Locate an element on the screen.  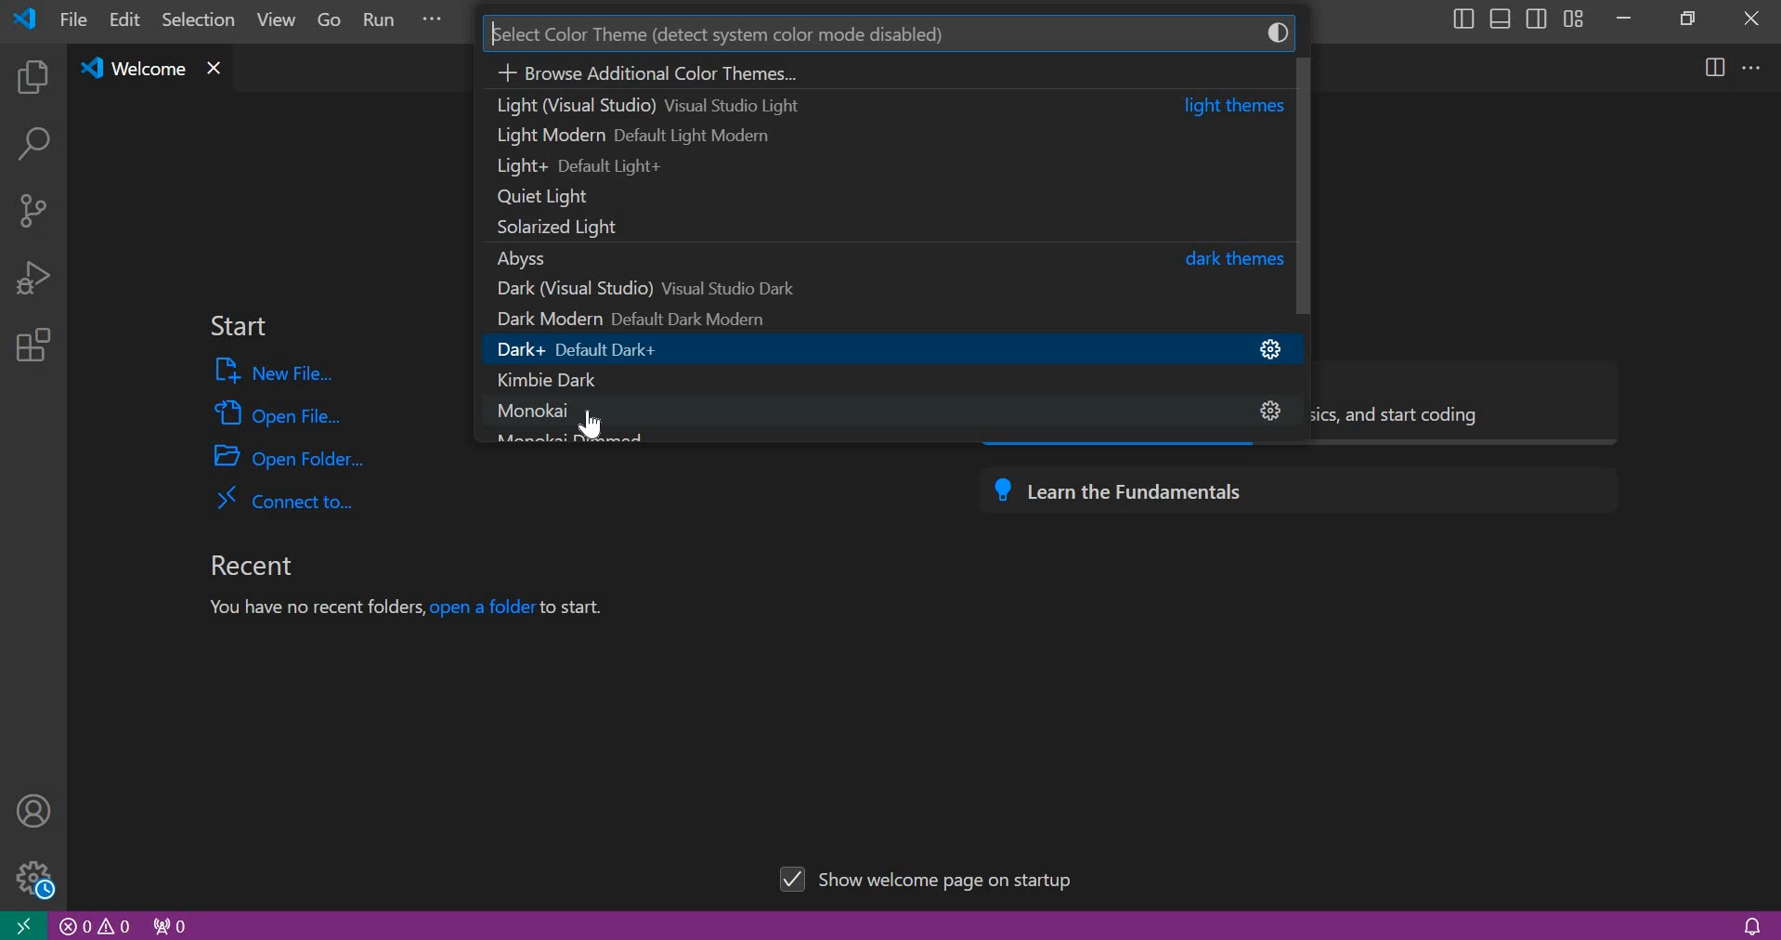
start is located at coordinates (238, 327).